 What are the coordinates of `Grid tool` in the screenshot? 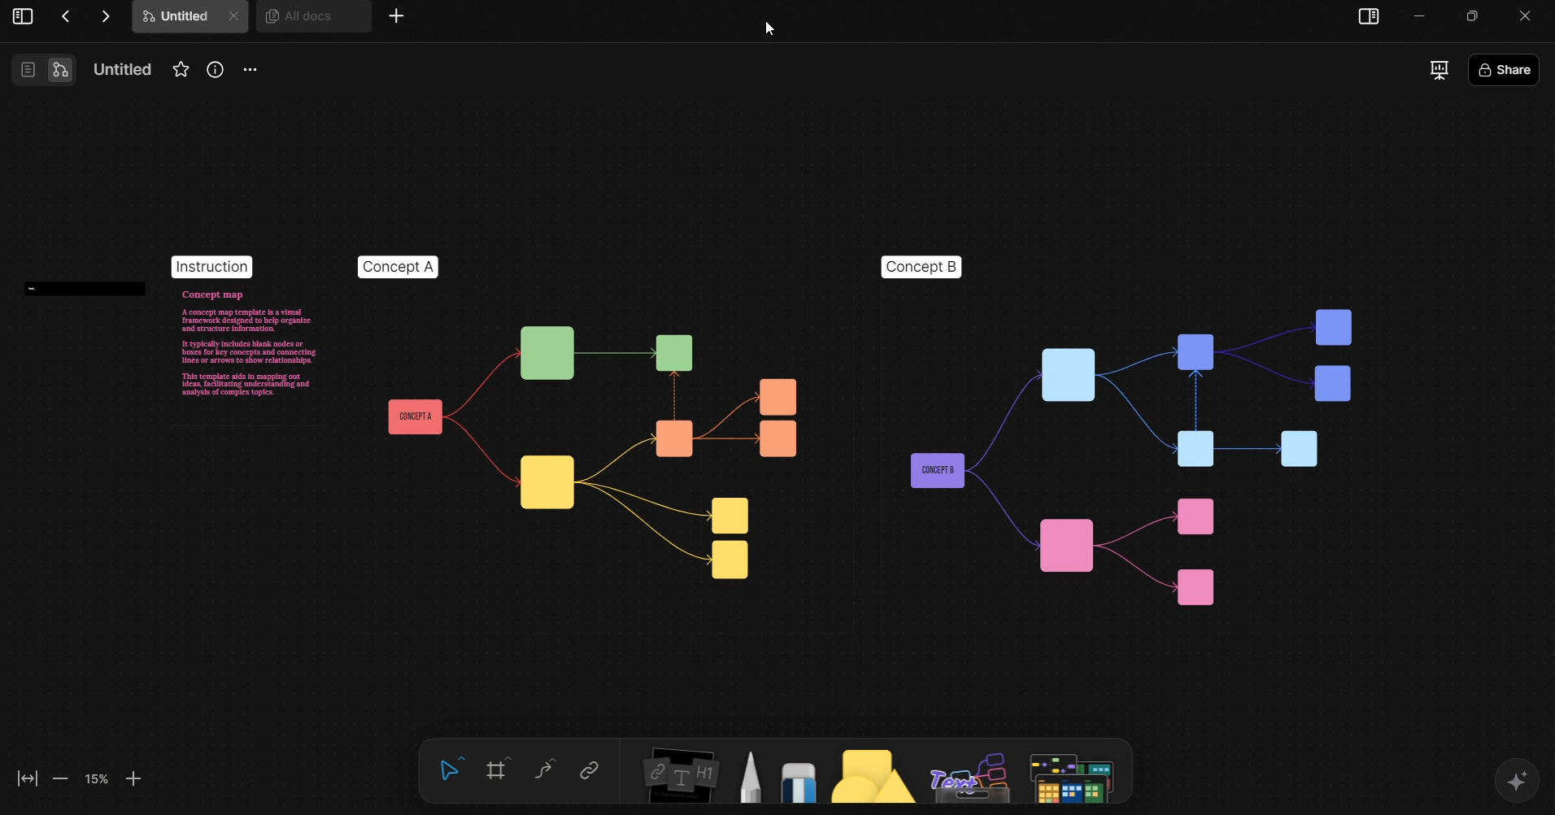 It's located at (497, 770).